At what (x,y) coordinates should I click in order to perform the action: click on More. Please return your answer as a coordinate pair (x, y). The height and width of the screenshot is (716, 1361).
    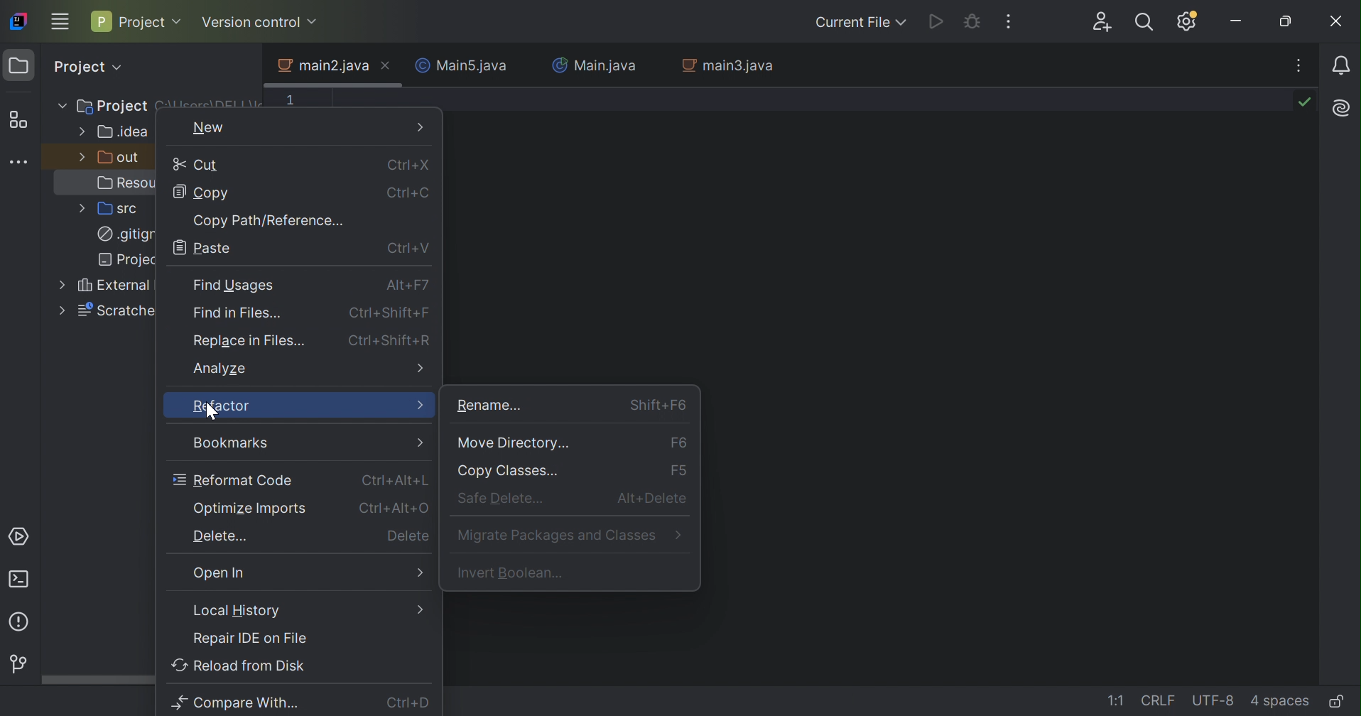
    Looking at the image, I should click on (422, 610).